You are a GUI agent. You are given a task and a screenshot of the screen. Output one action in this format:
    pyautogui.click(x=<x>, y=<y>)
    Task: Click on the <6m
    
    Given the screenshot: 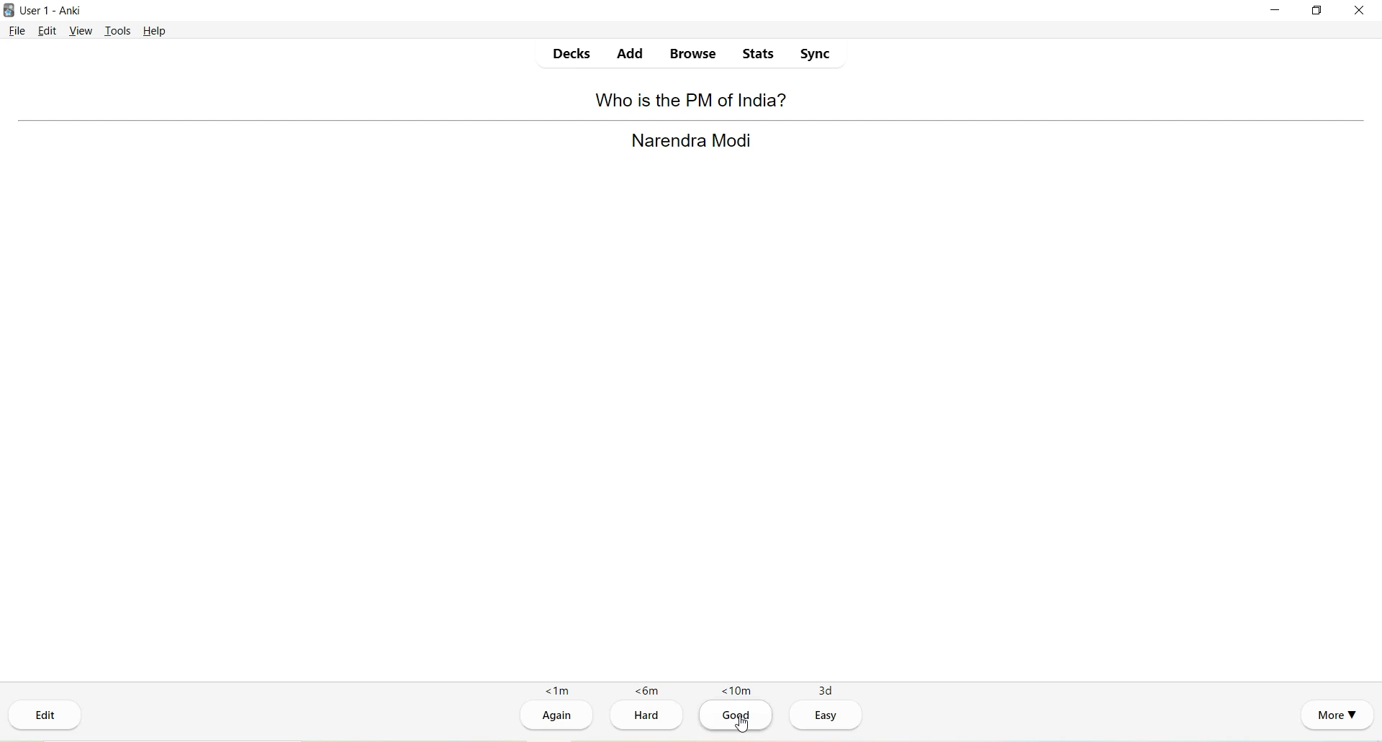 What is the action you would take?
    pyautogui.click(x=648, y=690)
    